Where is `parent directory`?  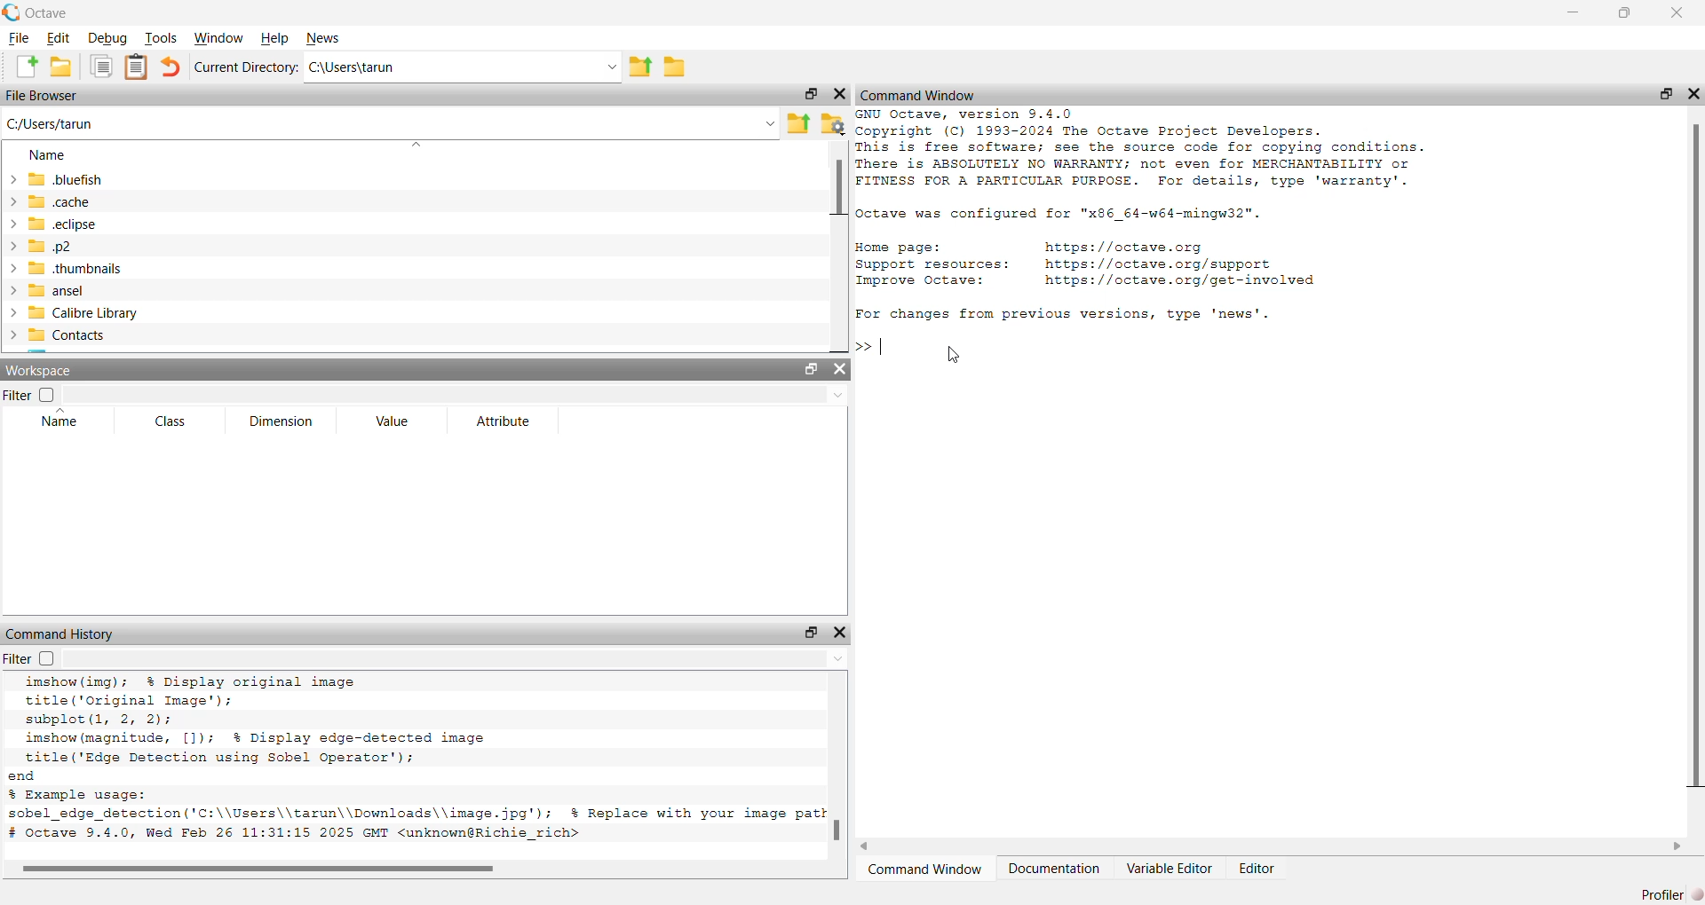 parent directory is located at coordinates (642, 66).